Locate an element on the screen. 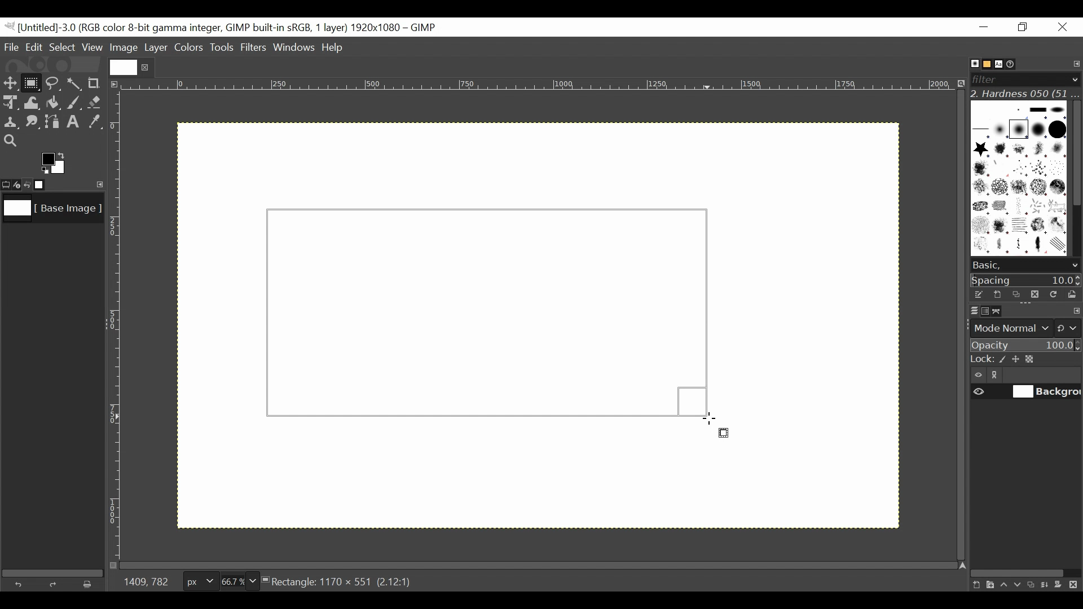 The width and height of the screenshot is (1083, 609). Raise the layer is located at coordinates (1003, 584).